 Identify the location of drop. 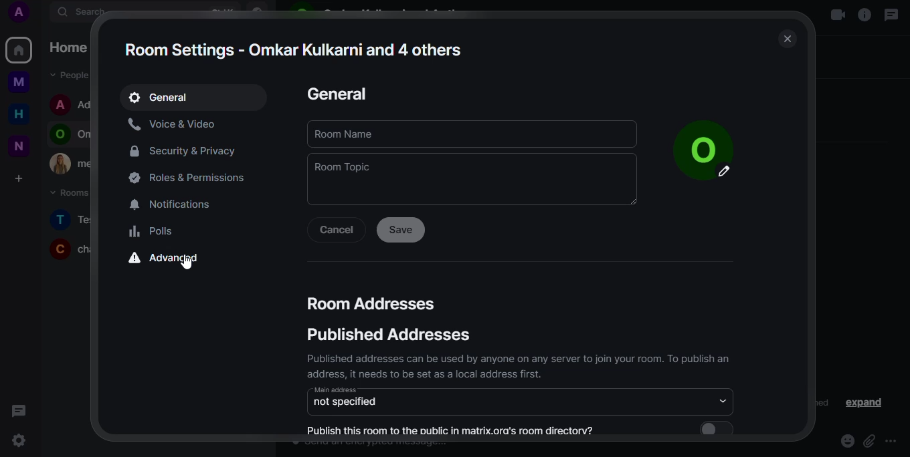
(724, 400).